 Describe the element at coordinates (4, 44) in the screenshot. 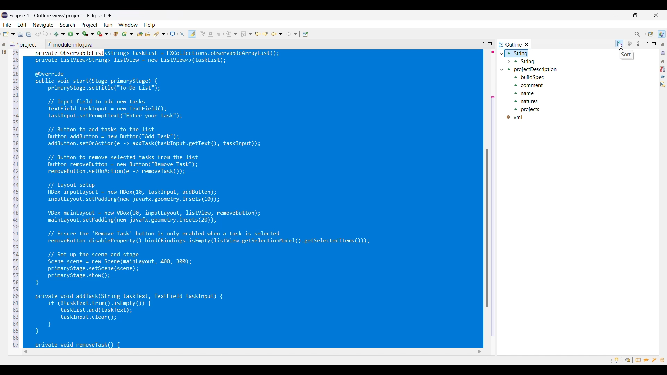

I see `Restore` at that location.